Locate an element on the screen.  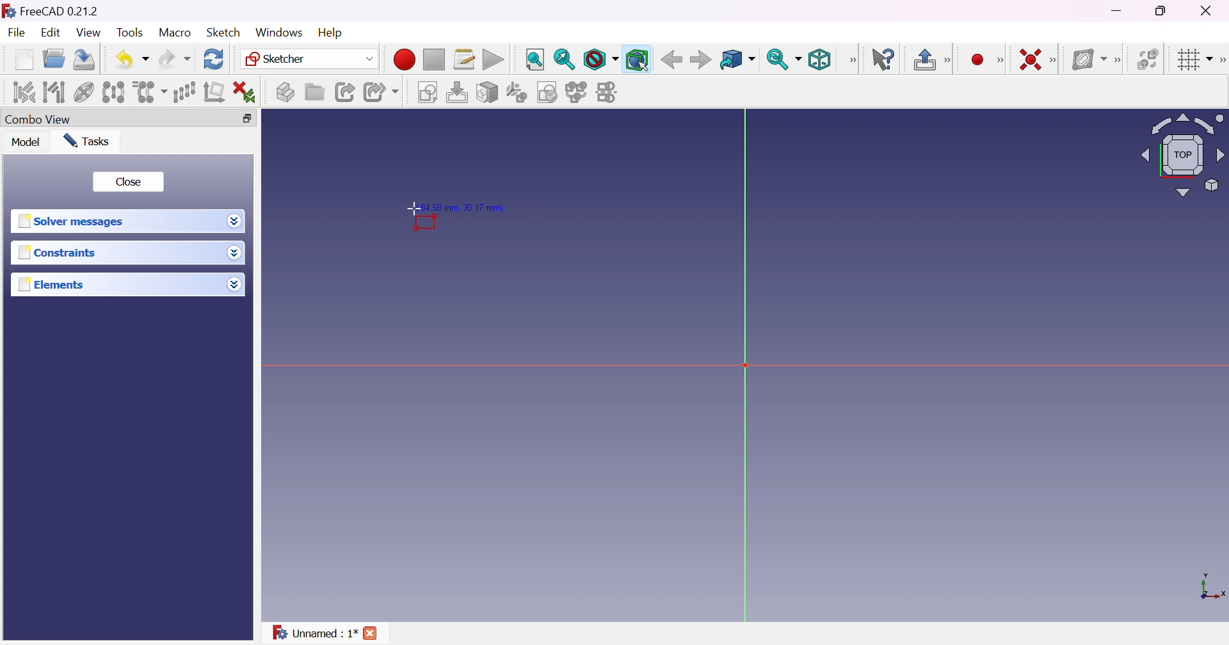
Drop down is located at coordinates (235, 221).